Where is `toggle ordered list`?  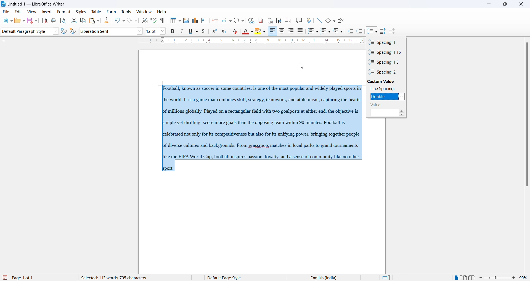 toggle ordered list is located at coordinates (324, 31).